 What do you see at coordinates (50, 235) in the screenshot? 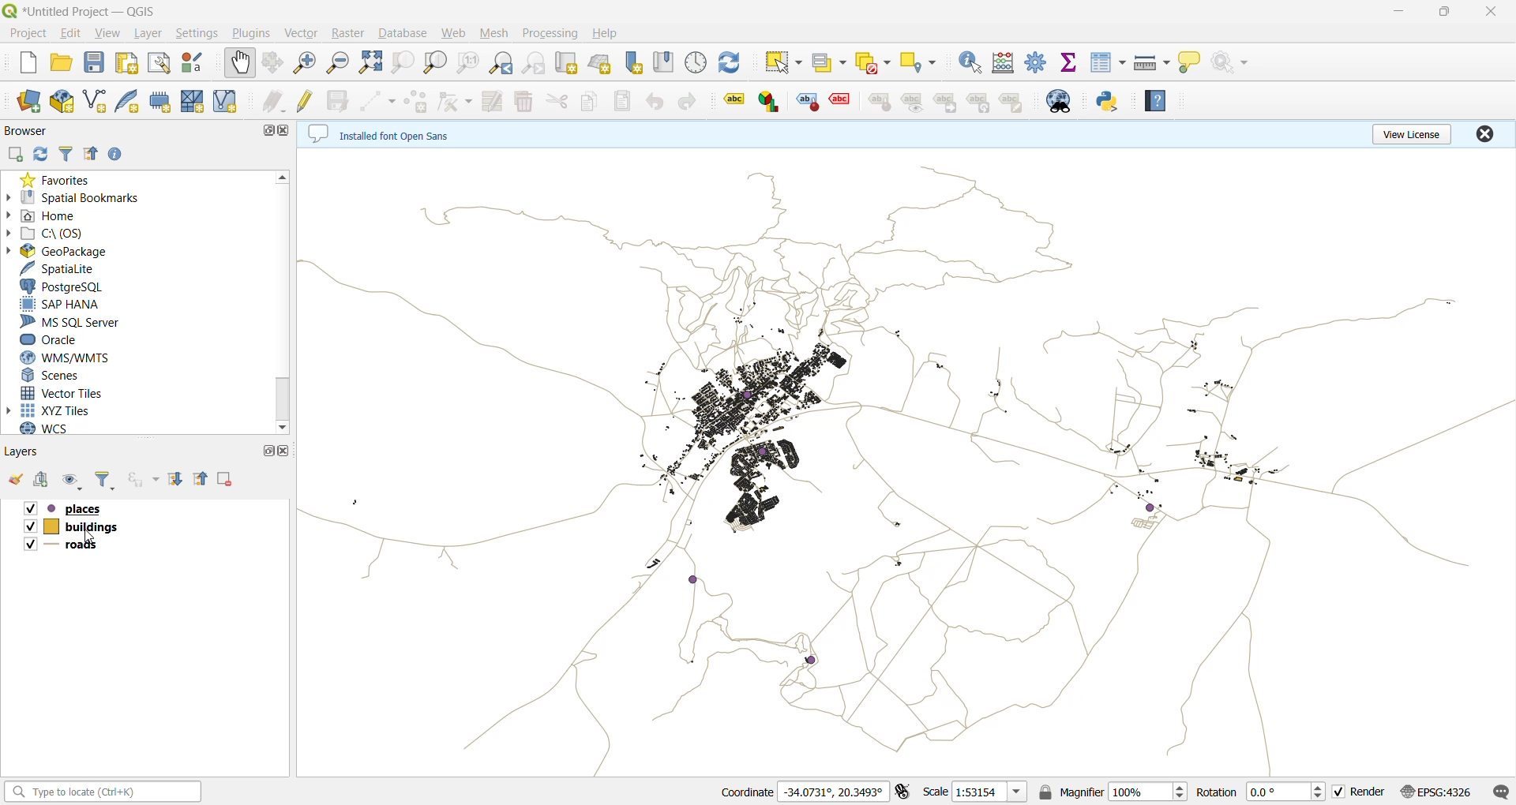
I see `c\:os` at bounding box center [50, 235].